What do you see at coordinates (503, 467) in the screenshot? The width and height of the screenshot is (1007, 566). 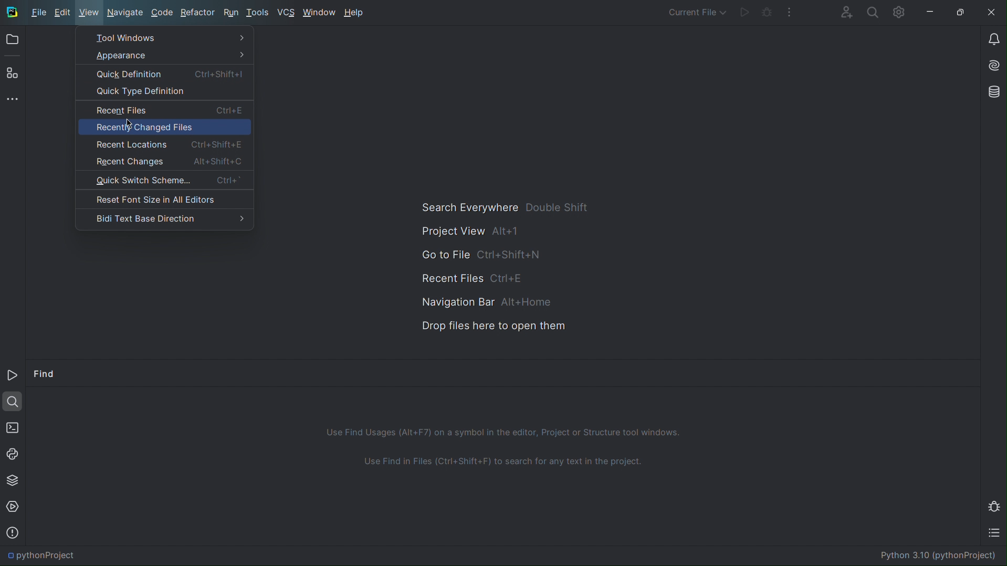 I see `Find Terminal` at bounding box center [503, 467].